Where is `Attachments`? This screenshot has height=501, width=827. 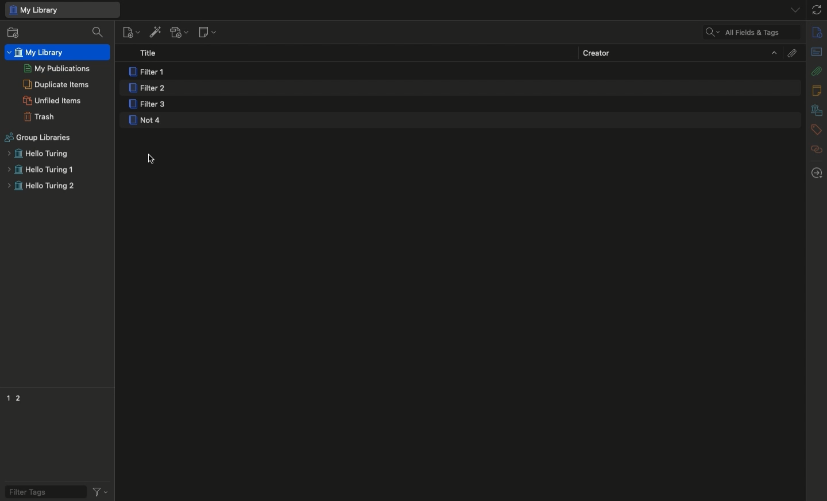
Attachments is located at coordinates (791, 52).